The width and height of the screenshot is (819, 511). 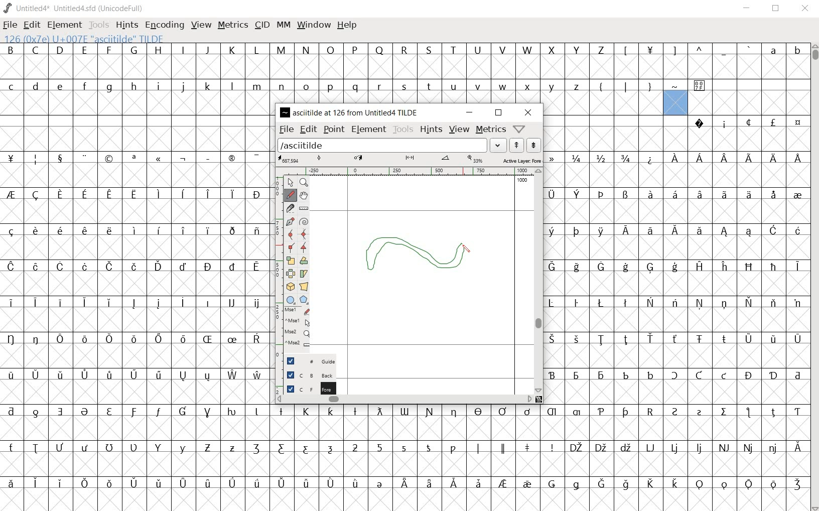 I want to click on scale the selection, so click(x=291, y=261).